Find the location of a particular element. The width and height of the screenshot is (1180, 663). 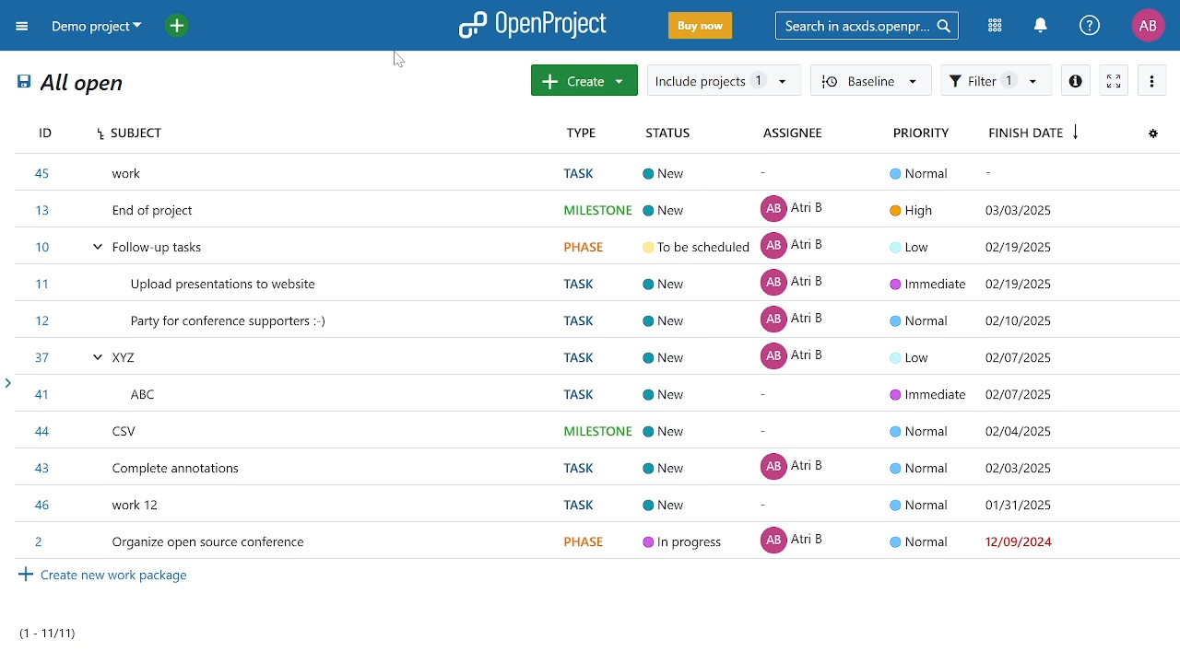

expand project menu is located at coordinates (20, 28).